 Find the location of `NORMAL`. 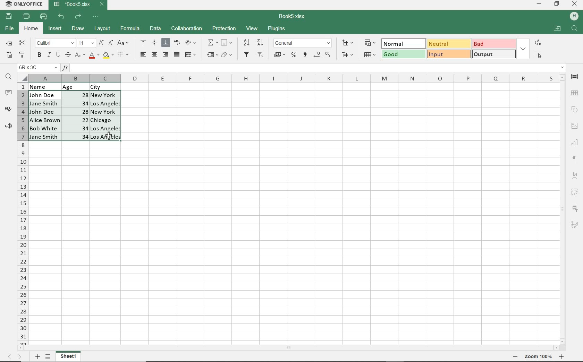

NORMAL is located at coordinates (400, 44).